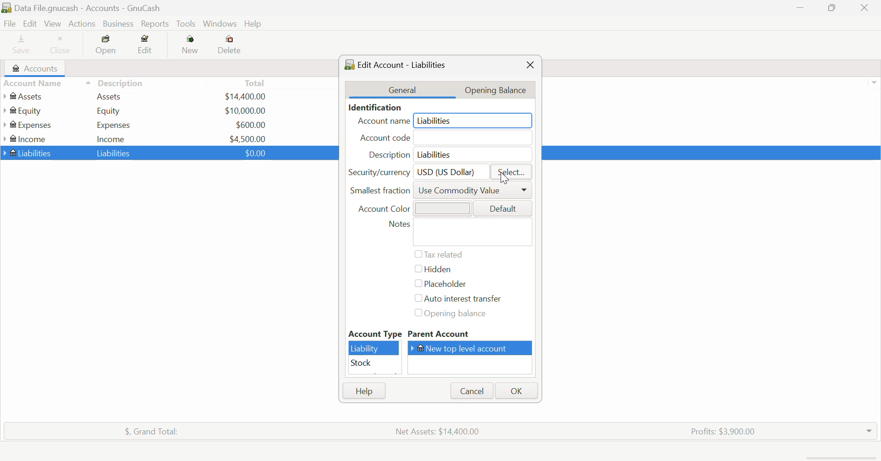 The width and height of the screenshot is (881, 461). Describe the element at coordinates (440, 208) in the screenshot. I see `Account Color` at that location.